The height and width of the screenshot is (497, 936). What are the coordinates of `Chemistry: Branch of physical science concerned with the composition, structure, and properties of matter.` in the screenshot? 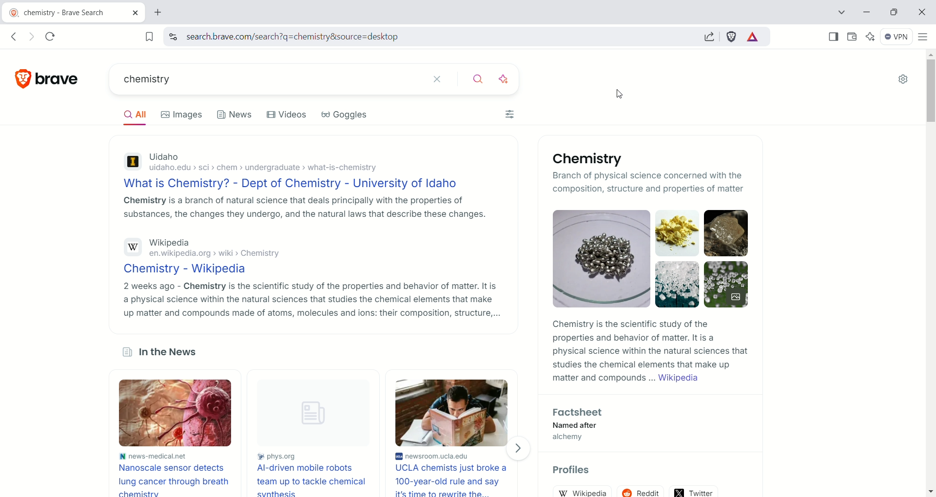 It's located at (595, 174).